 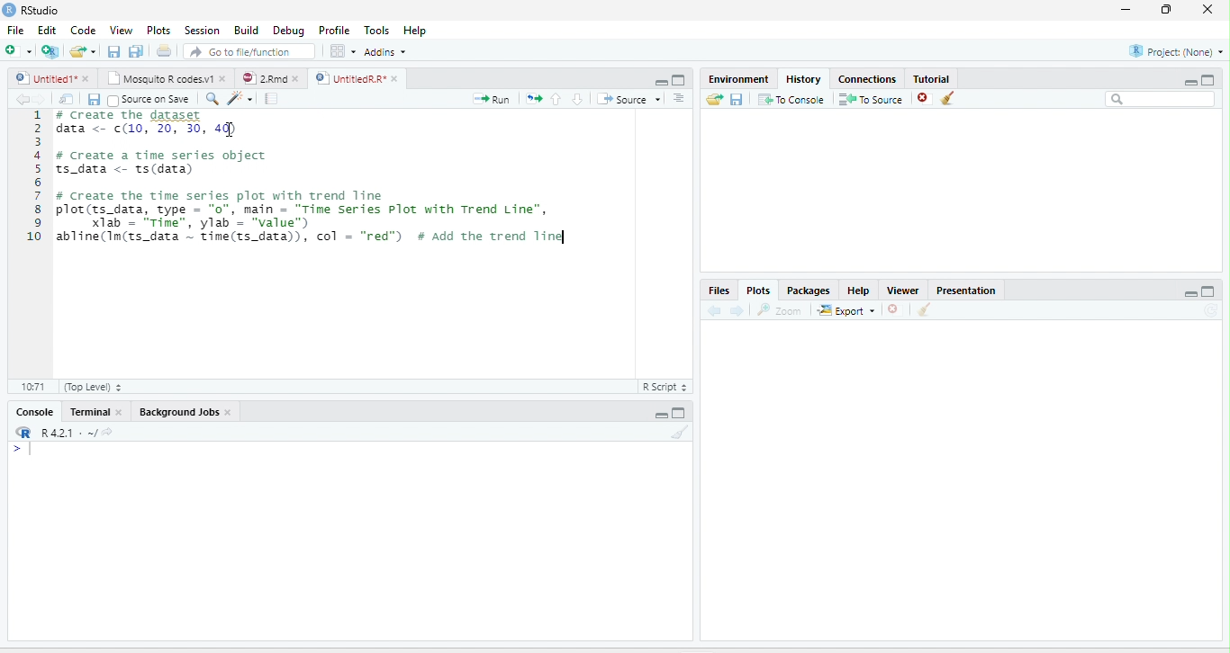 What do you see at coordinates (296, 78) in the screenshot?
I see `close` at bounding box center [296, 78].